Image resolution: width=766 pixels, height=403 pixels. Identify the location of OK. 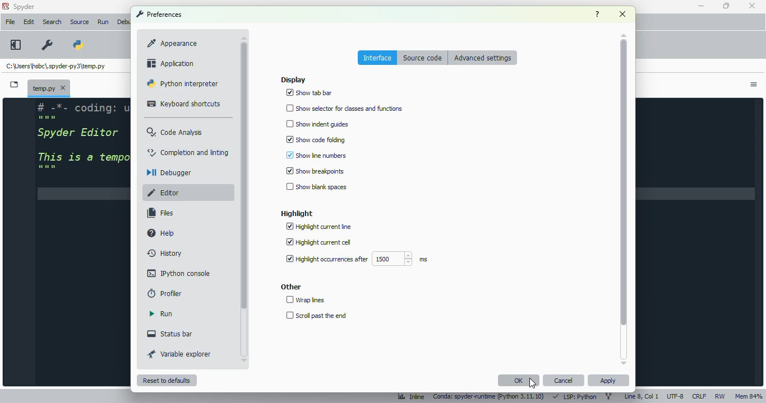
(519, 381).